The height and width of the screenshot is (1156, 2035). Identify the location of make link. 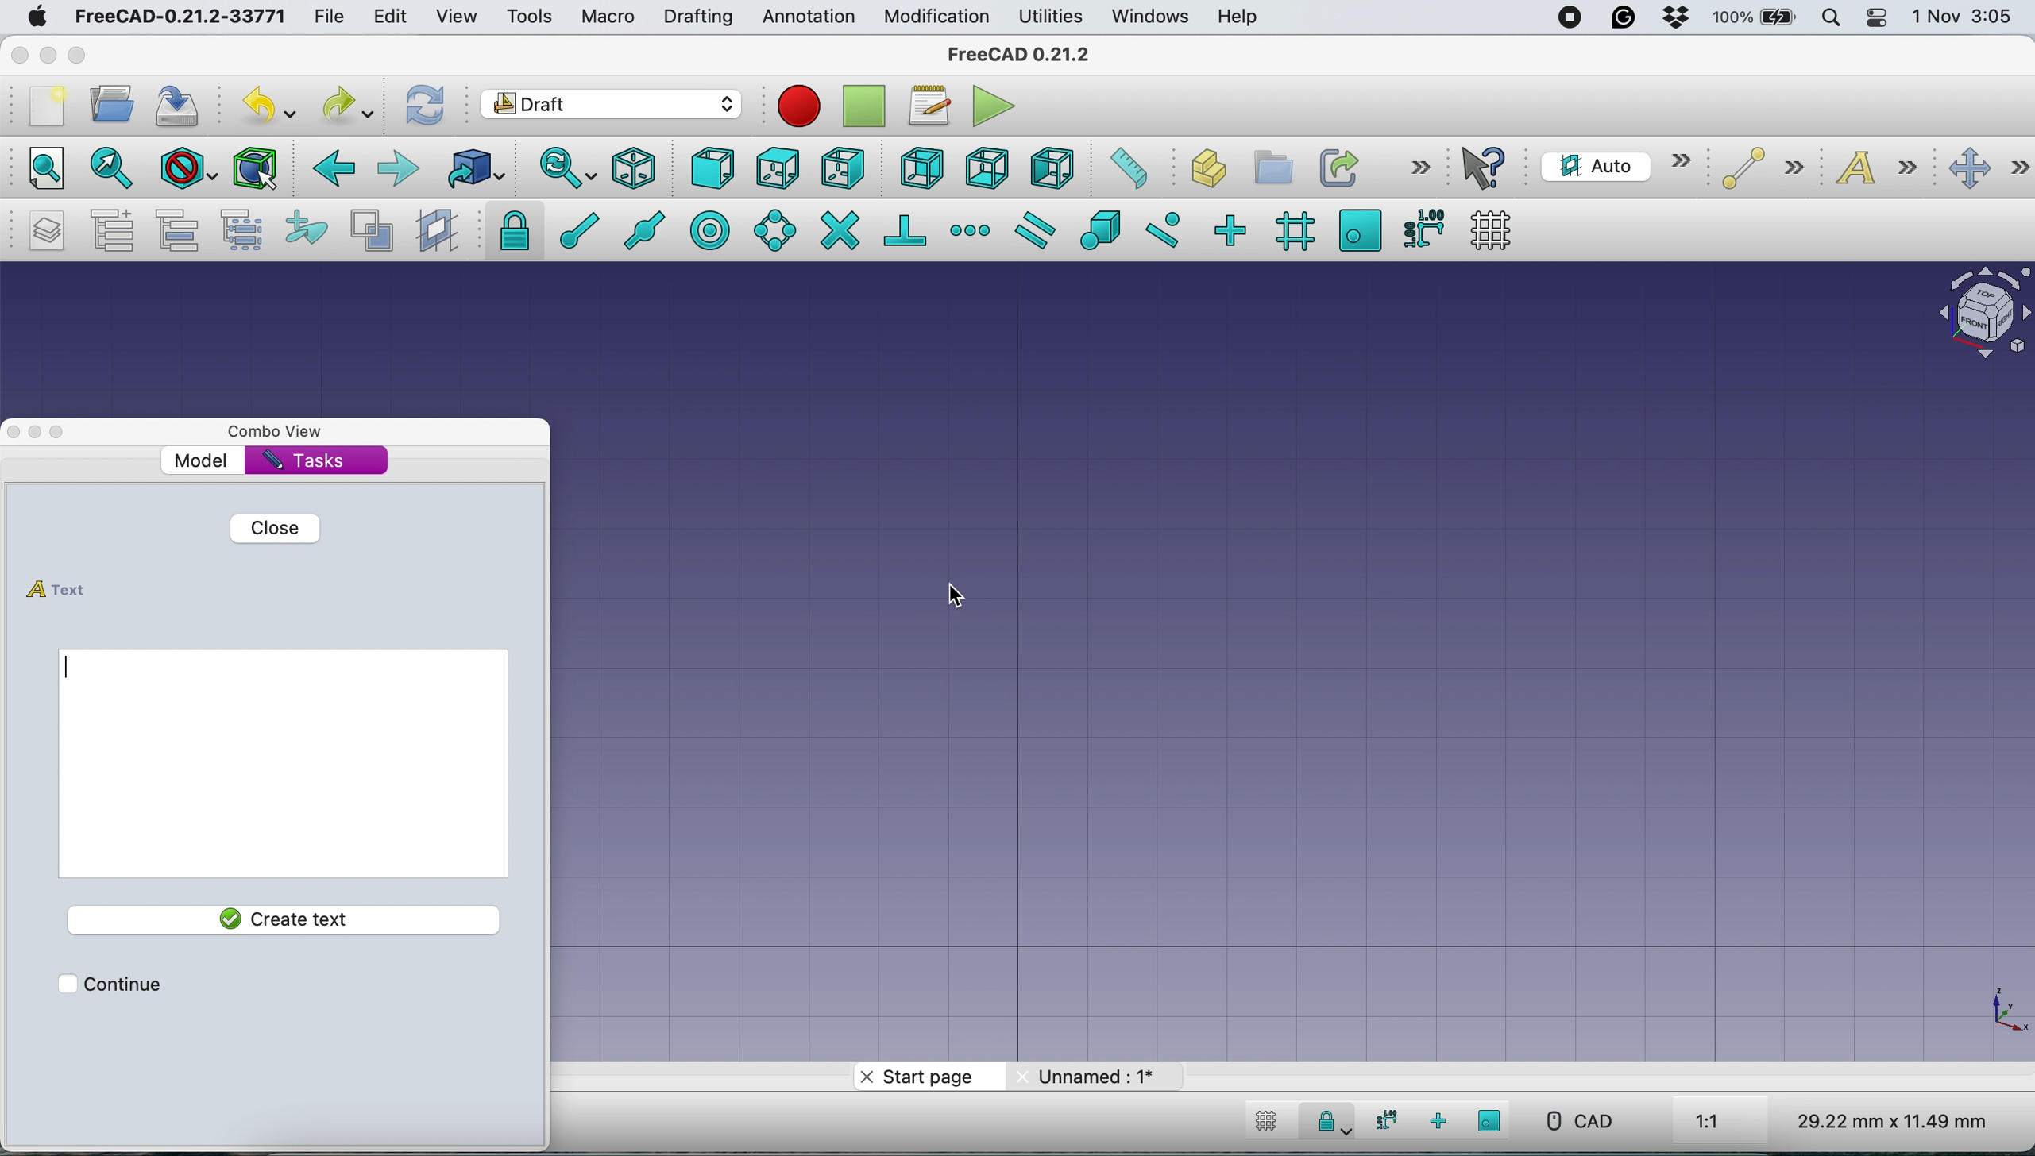
(1334, 166).